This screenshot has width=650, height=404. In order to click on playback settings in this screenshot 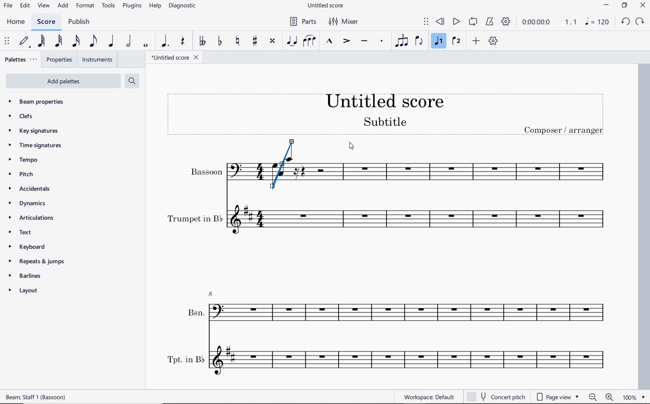, I will do `click(506, 21)`.